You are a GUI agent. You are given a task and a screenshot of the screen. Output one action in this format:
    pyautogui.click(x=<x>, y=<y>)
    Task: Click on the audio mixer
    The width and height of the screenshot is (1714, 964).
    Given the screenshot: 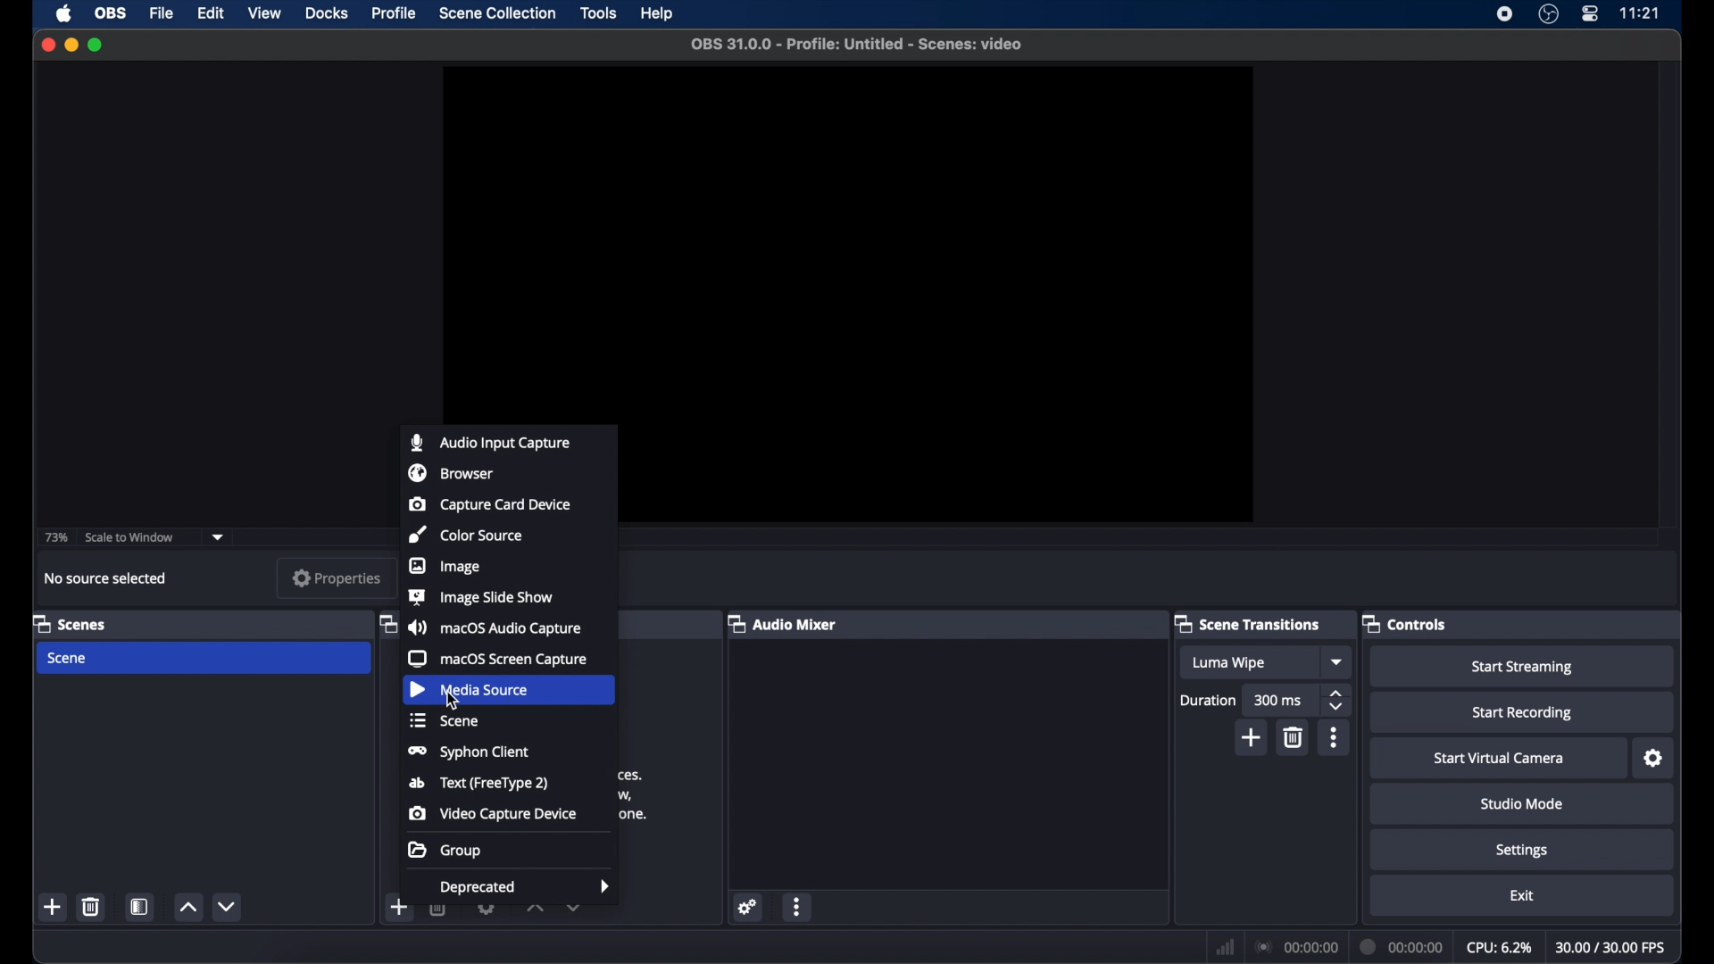 What is the action you would take?
    pyautogui.click(x=782, y=623)
    